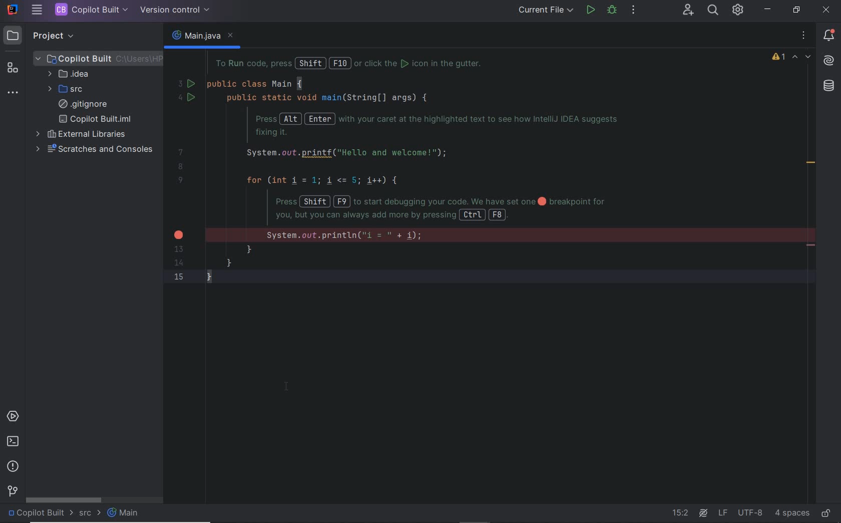 Image resolution: width=841 pixels, height=523 pixels. What do you see at coordinates (804, 37) in the screenshot?
I see `options` at bounding box center [804, 37].